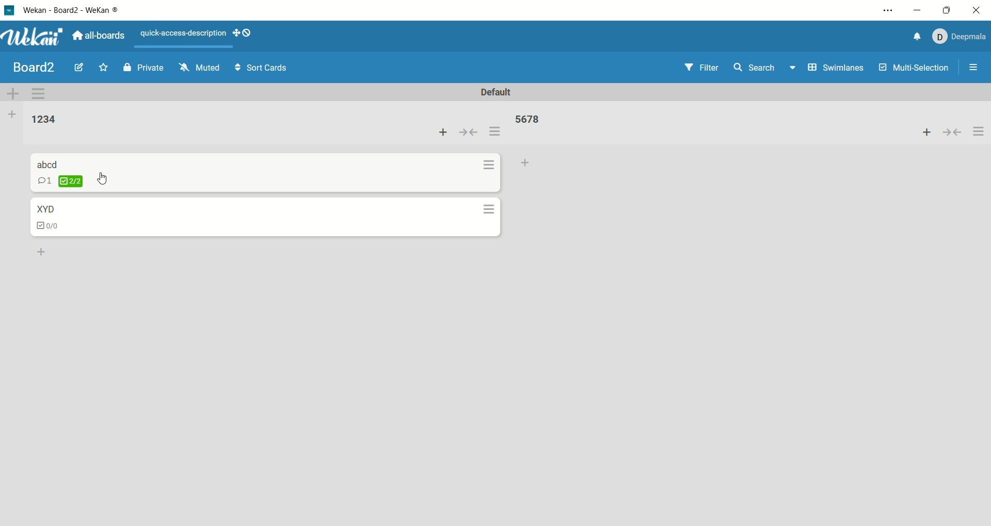 The height and width of the screenshot is (526, 991). Describe the element at coordinates (922, 133) in the screenshot. I see `add` at that location.